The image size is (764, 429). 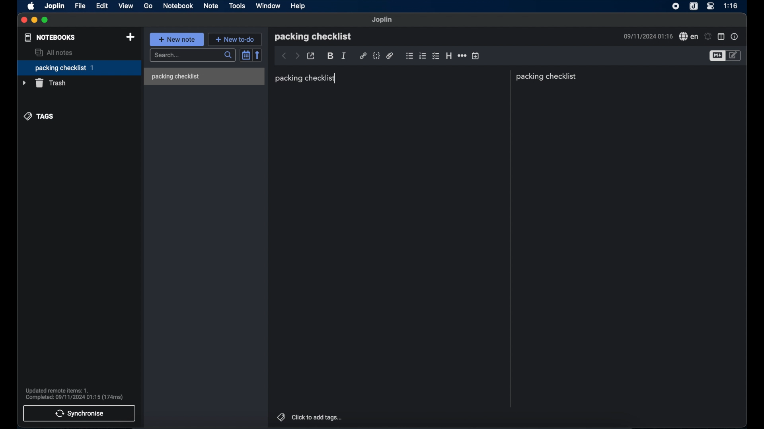 I want to click on note properties, so click(x=735, y=37).